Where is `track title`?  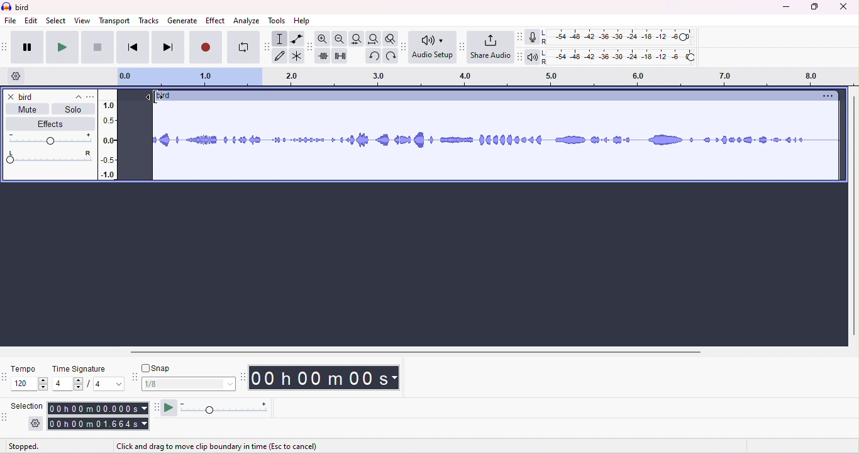
track title is located at coordinates (163, 96).